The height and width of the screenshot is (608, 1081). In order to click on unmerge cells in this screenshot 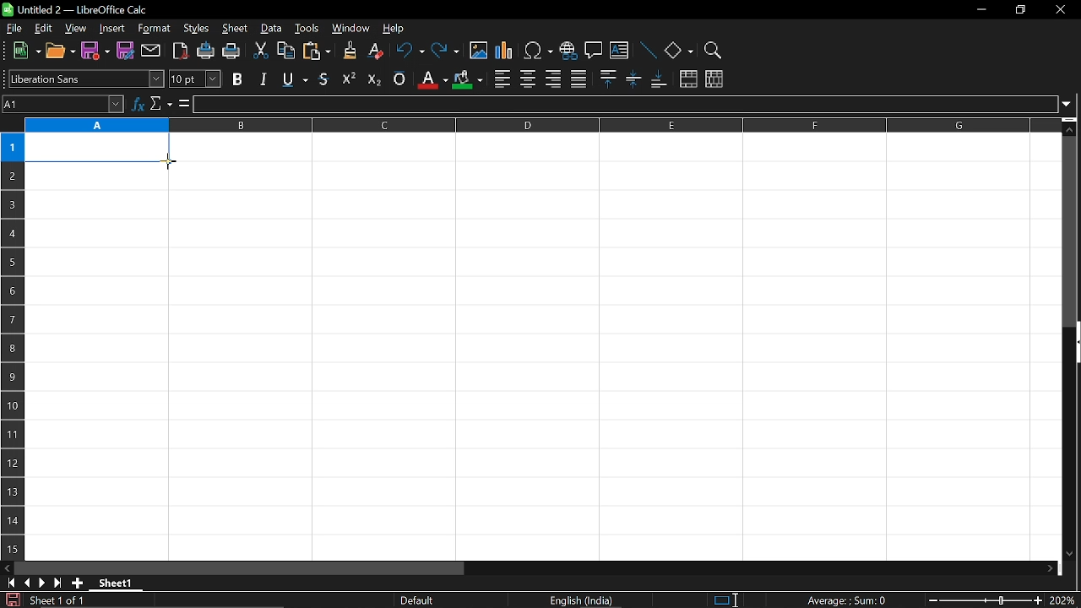, I will do `click(714, 80)`.